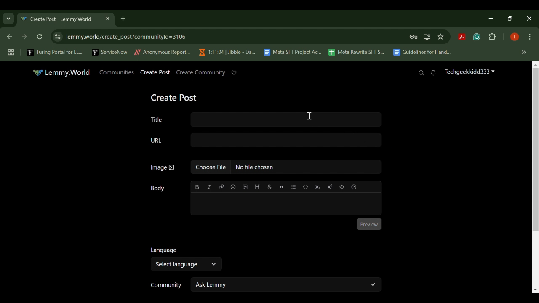 The height and width of the screenshot is (303, 539). Describe the element at coordinates (525, 53) in the screenshot. I see `Hidden bookmarks` at that location.